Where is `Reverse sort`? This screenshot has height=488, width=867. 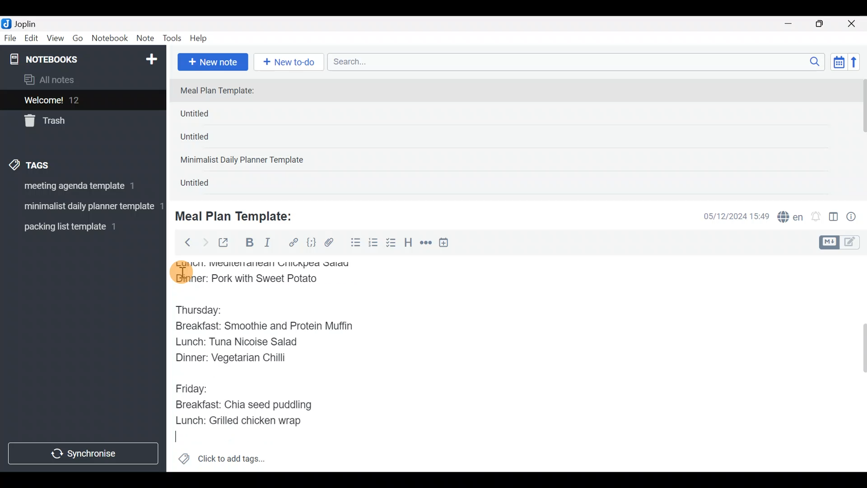 Reverse sort is located at coordinates (858, 65).